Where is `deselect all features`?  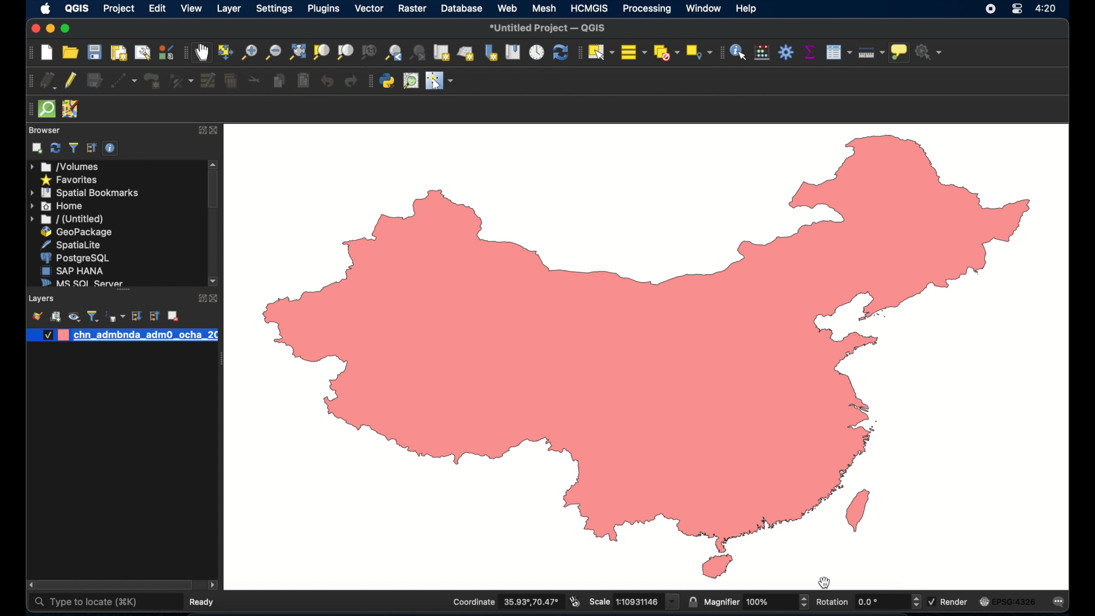 deselect all features is located at coordinates (665, 53).